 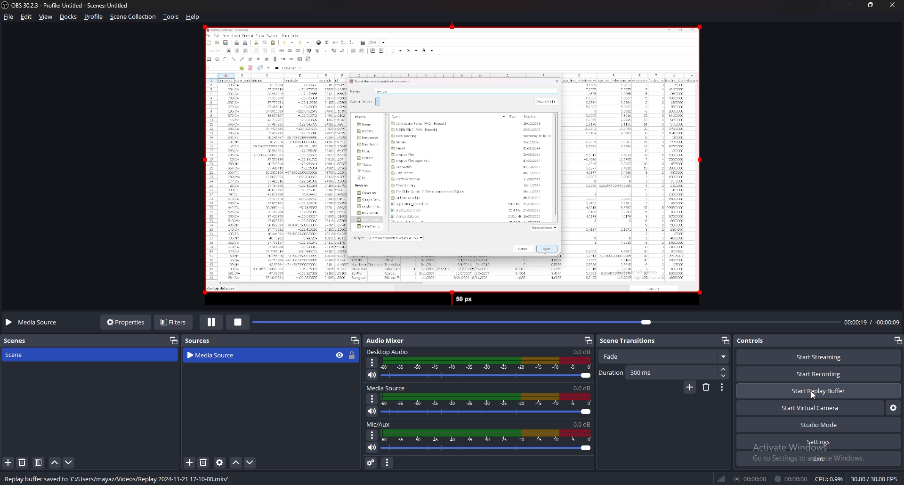 What do you see at coordinates (372, 436) in the screenshot?
I see `options` at bounding box center [372, 436].